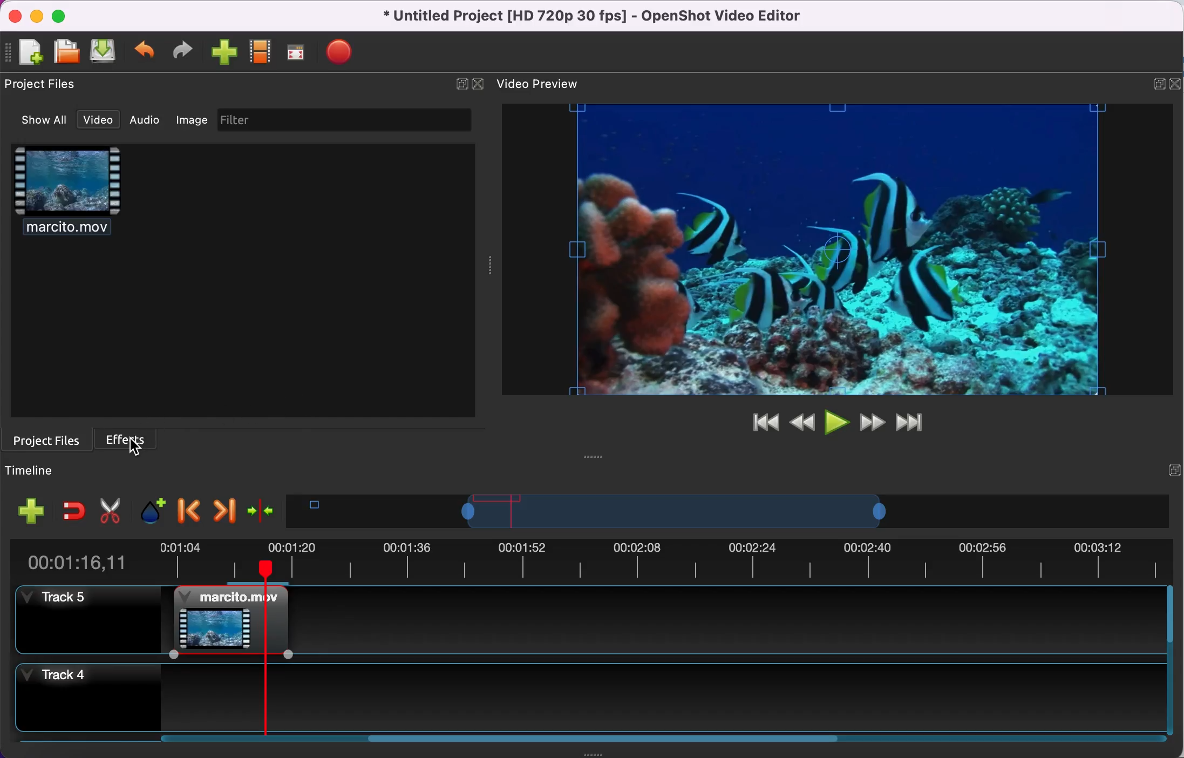 This screenshot has height=758, width=1184. I want to click on next marker, so click(223, 509).